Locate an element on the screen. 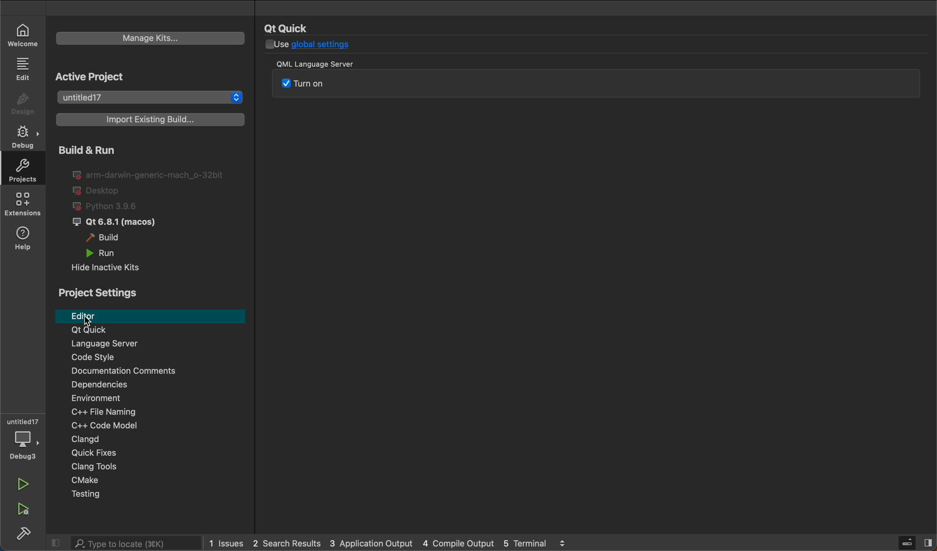 This screenshot has width=937, height=551. debuger is located at coordinates (23, 441).